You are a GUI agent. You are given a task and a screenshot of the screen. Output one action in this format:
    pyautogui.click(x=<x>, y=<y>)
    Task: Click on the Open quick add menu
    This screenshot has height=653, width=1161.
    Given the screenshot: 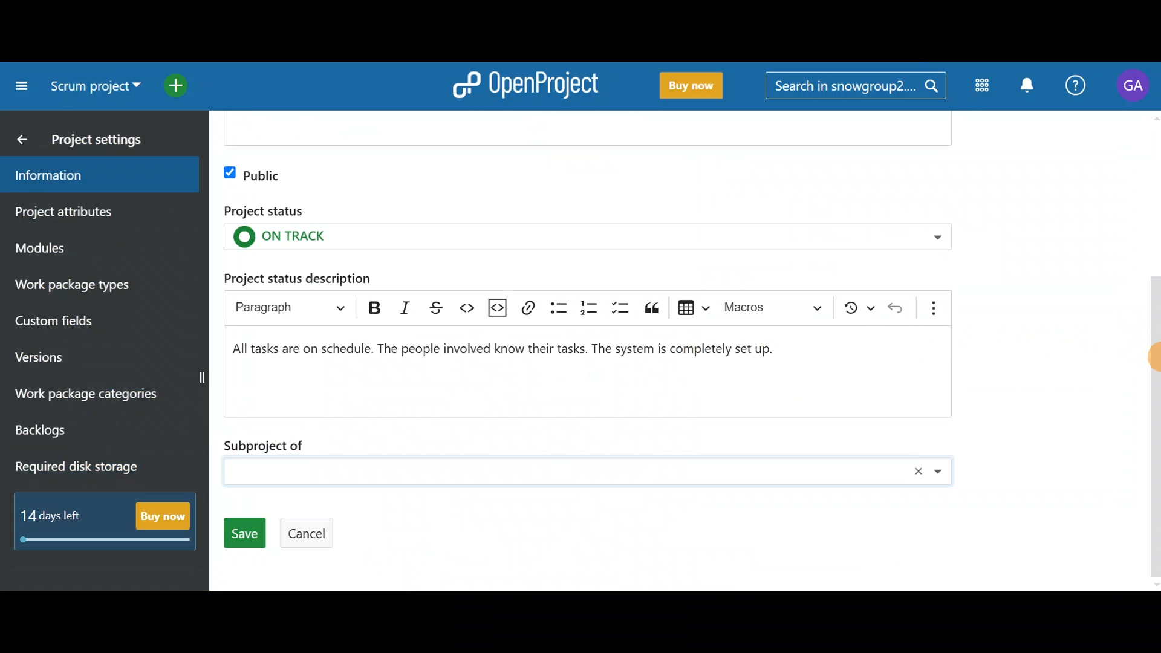 What is the action you would take?
    pyautogui.click(x=187, y=86)
    